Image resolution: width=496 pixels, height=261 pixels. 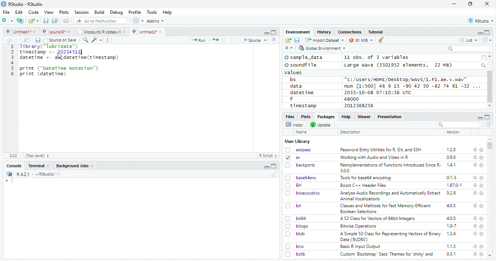 I want to click on Load workspace, so click(x=288, y=40).